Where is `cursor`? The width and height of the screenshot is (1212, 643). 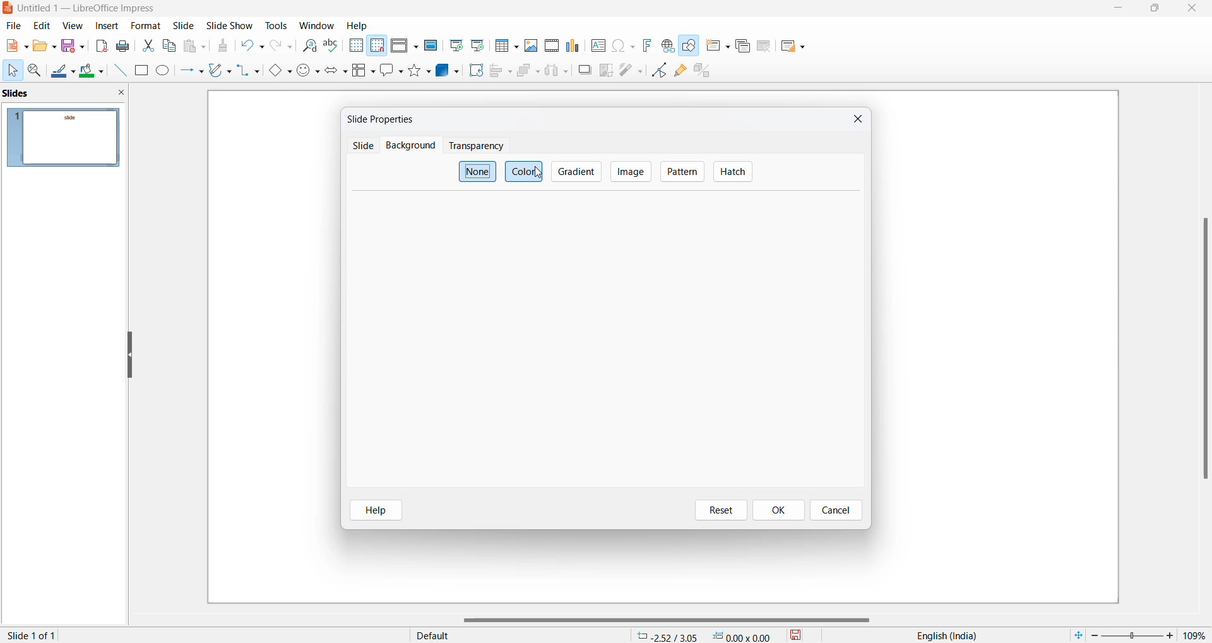 cursor is located at coordinates (12, 71).